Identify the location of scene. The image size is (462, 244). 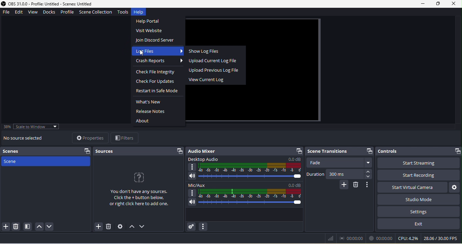
(46, 163).